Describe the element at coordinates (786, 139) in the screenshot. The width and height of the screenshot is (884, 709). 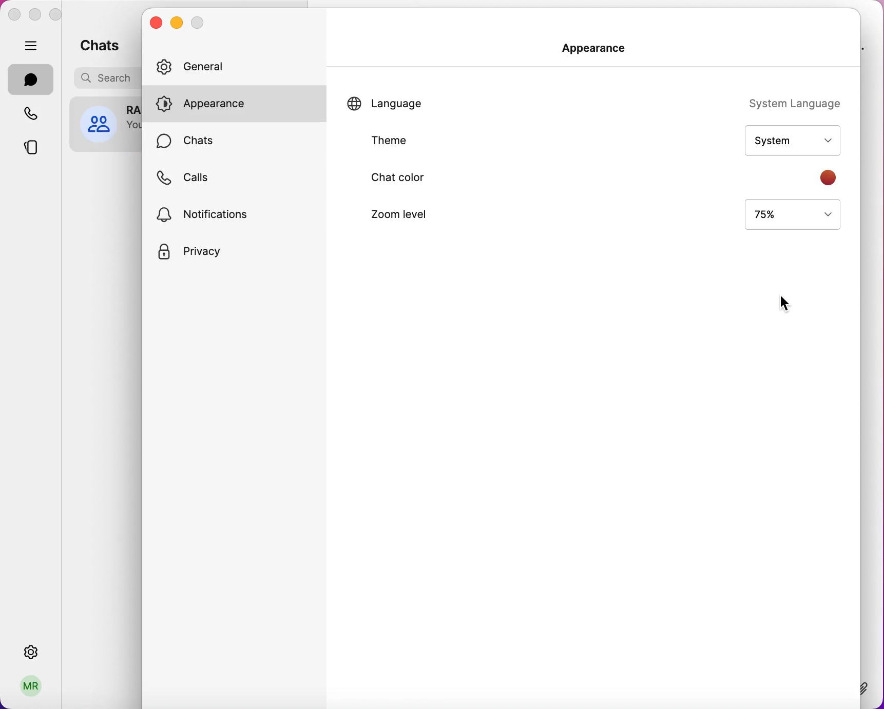
I see `system` at that location.